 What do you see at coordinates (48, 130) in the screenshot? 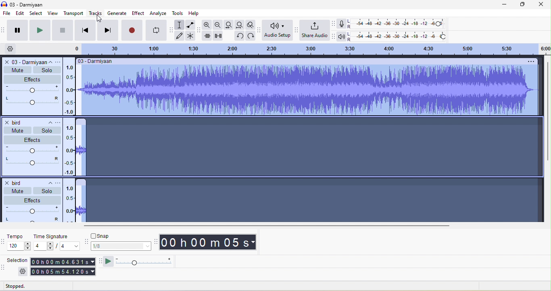
I see `solo` at bounding box center [48, 130].